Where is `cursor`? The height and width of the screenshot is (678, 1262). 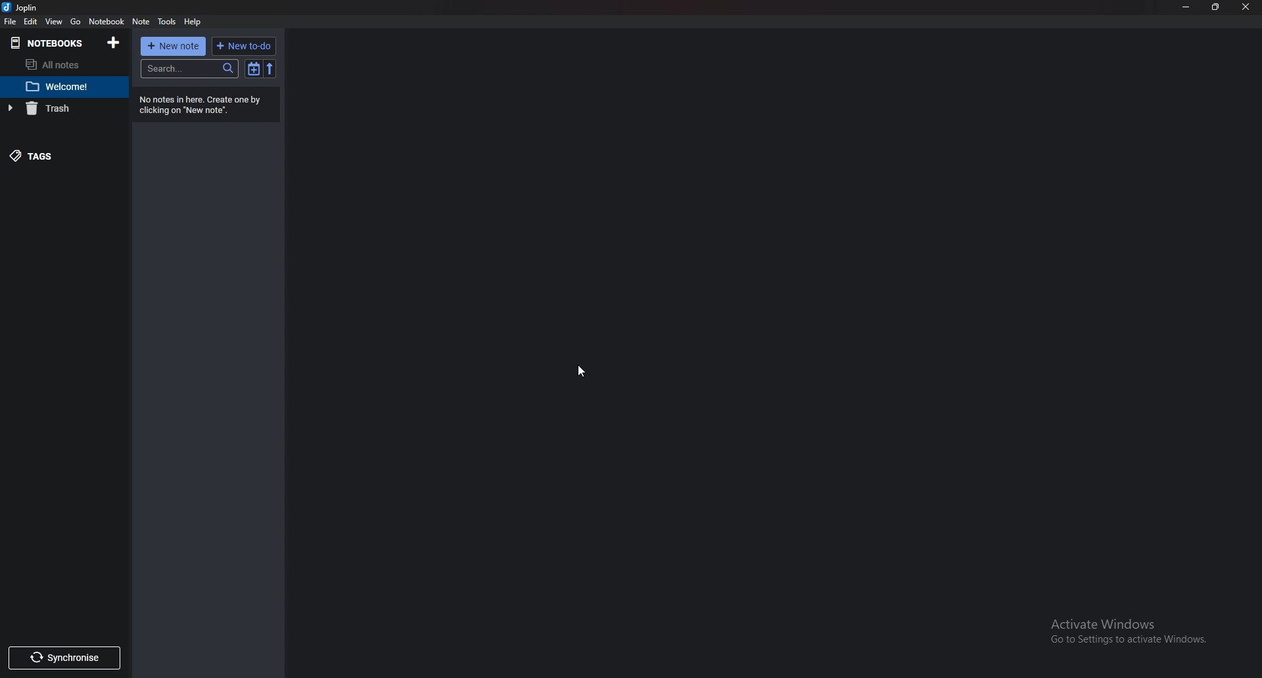 cursor is located at coordinates (582, 371).